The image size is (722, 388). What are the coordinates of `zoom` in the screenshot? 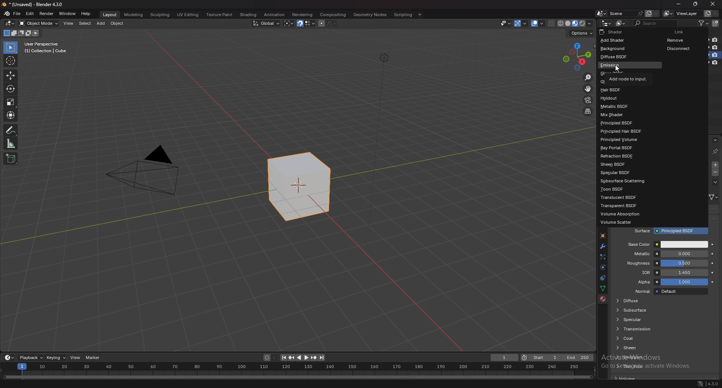 It's located at (588, 78).